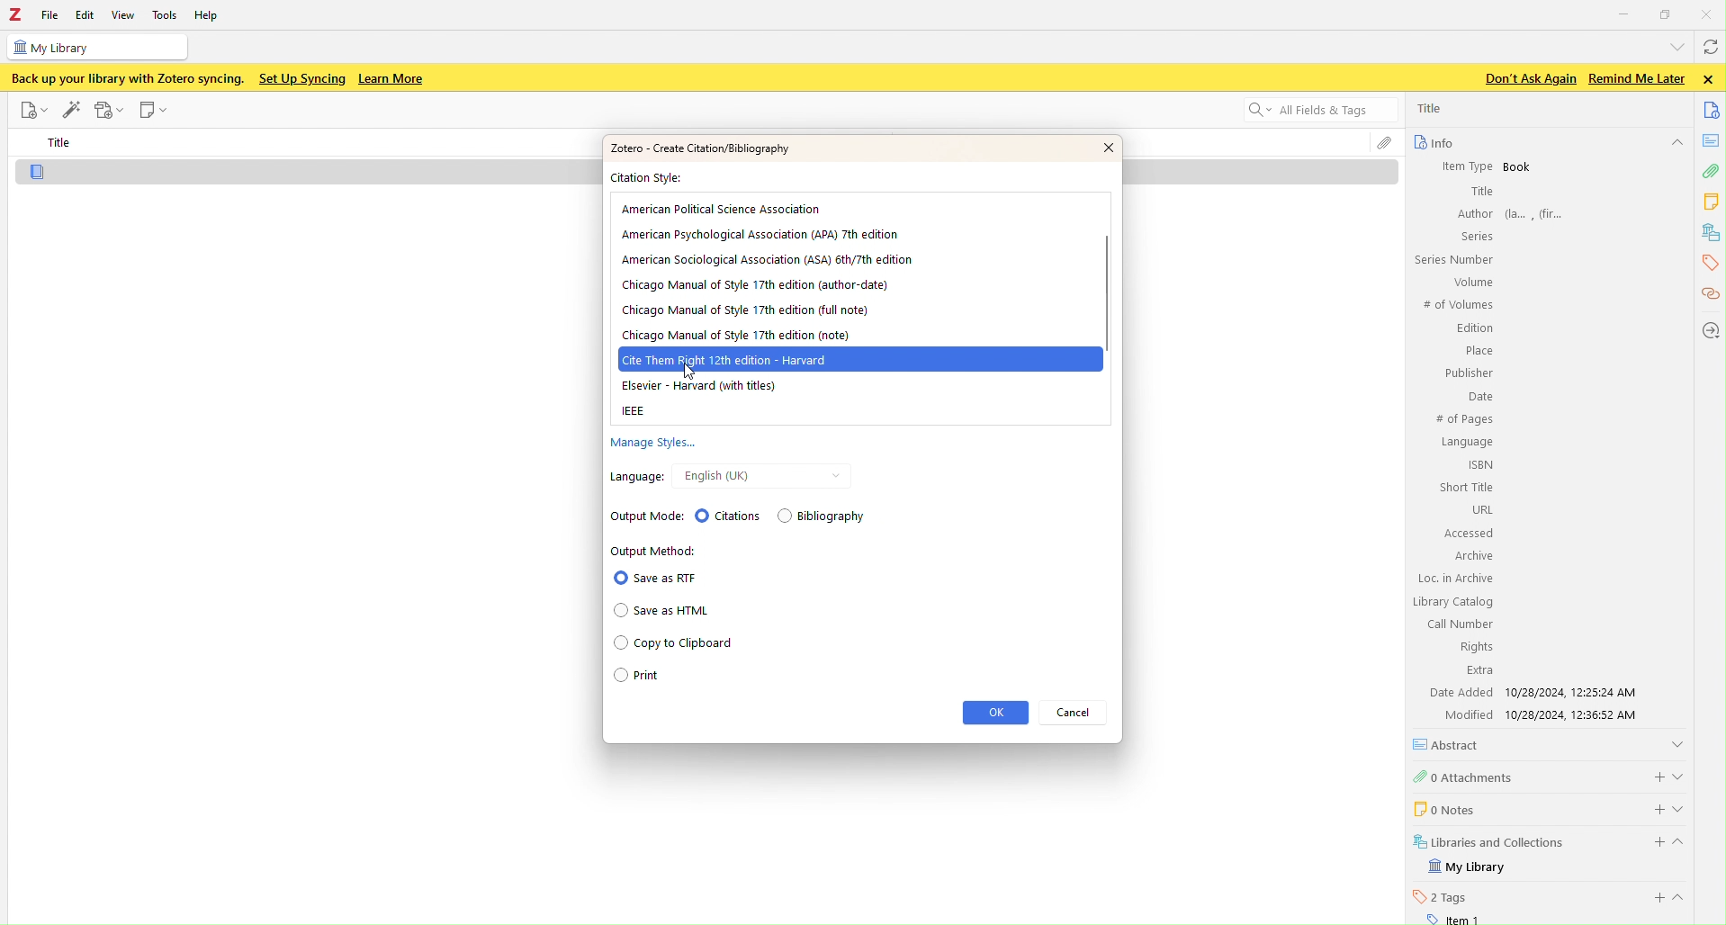  What do you see at coordinates (268, 170) in the screenshot?
I see `Document` at bounding box center [268, 170].